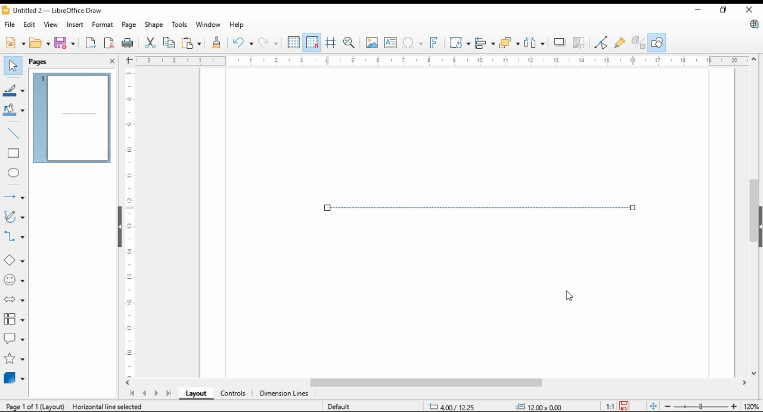 This screenshot has width=763, height=412. I want to click on format, so click(104, 26).